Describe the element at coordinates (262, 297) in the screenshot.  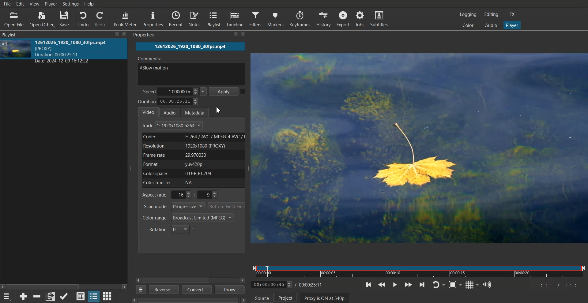
I see `Source` at that location.